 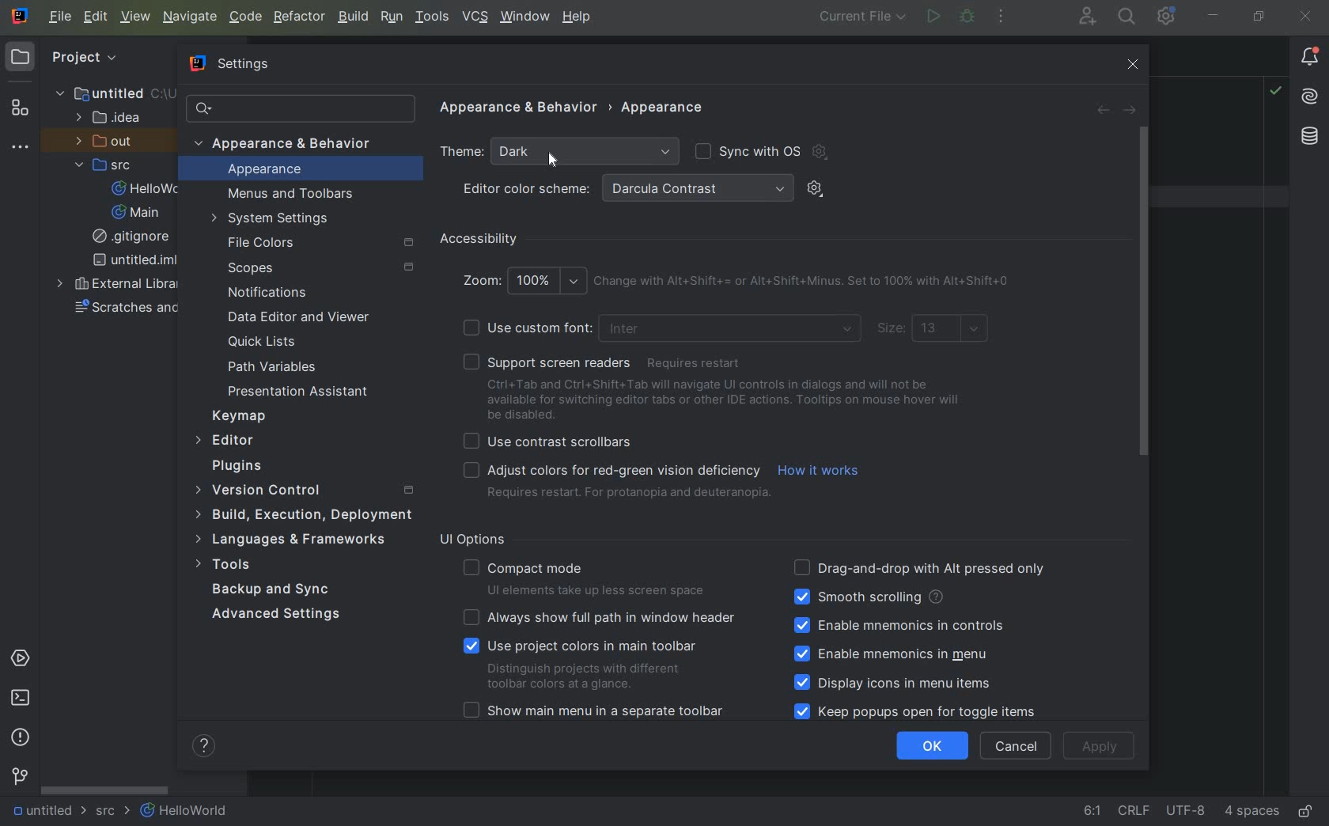 What do you see at coordinates (578, 17) in the screenshot?
I see `HELP` at bounding box center [578, 17].